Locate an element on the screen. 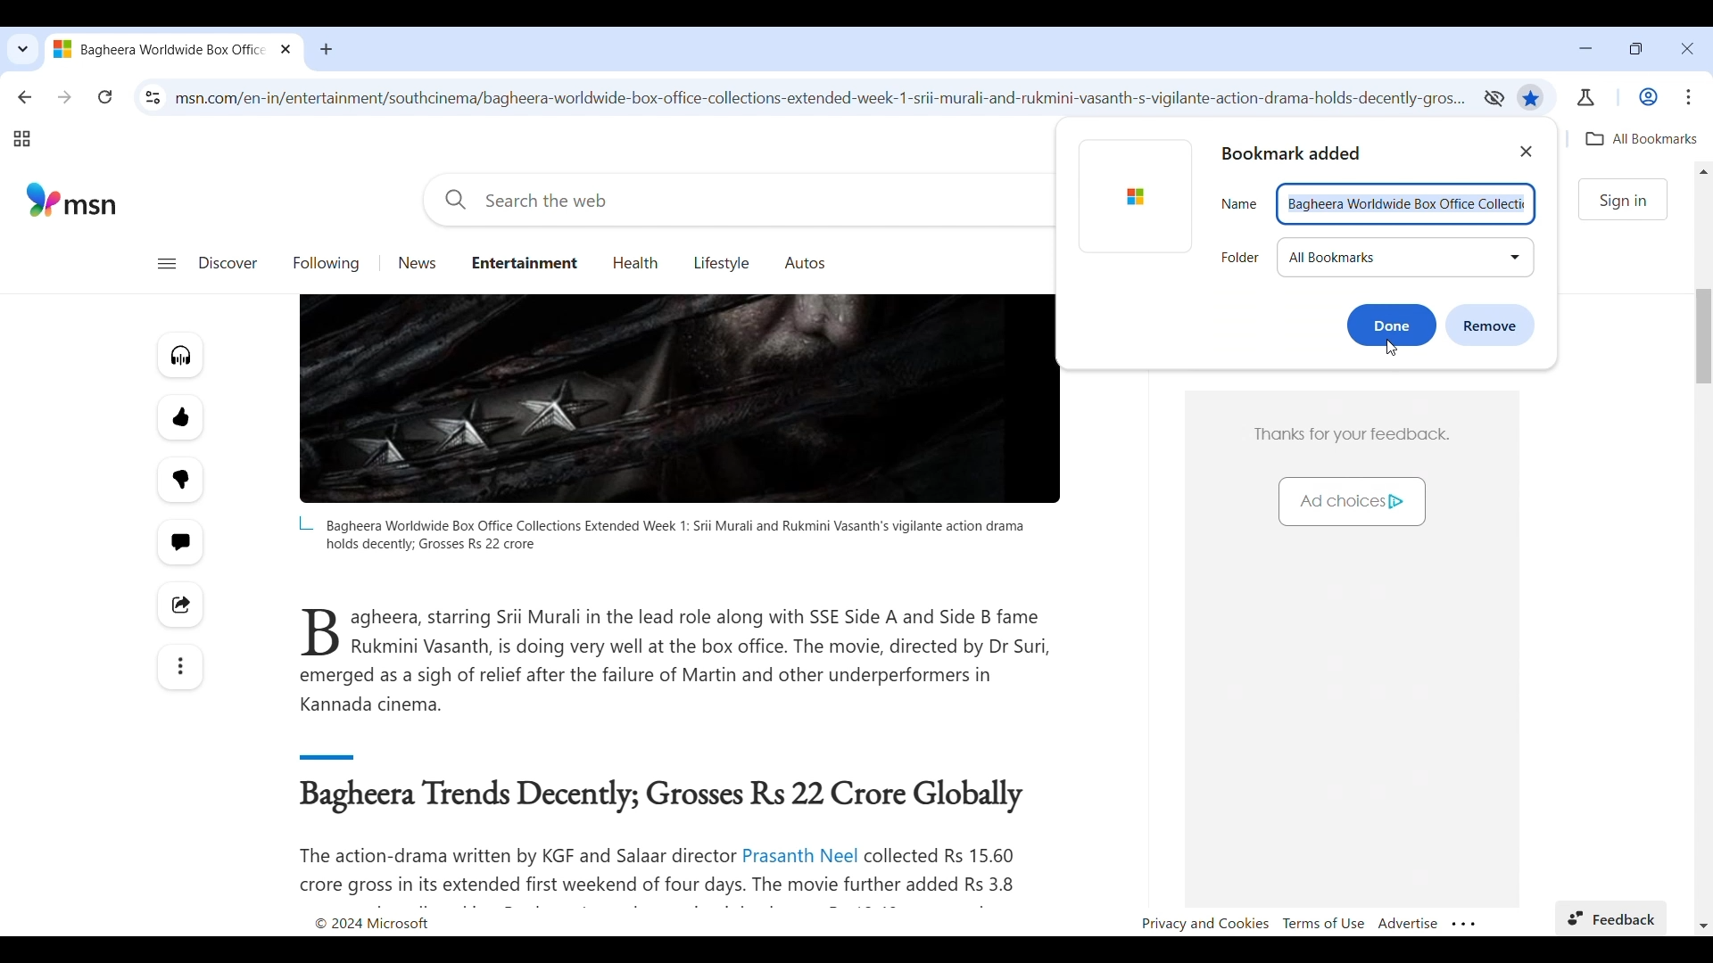  Close bookmark window is located at coordinates (1527, 152).